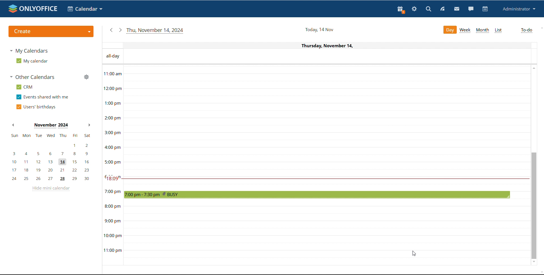 The image size is (544, 275). I want to click on scroll up, so click(533, 68).